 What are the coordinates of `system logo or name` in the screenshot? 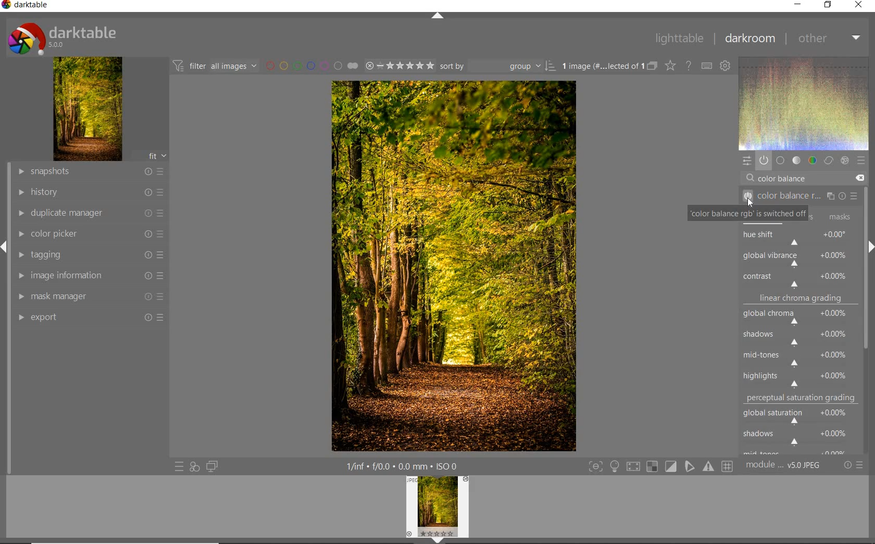 It's located at (66, 38).